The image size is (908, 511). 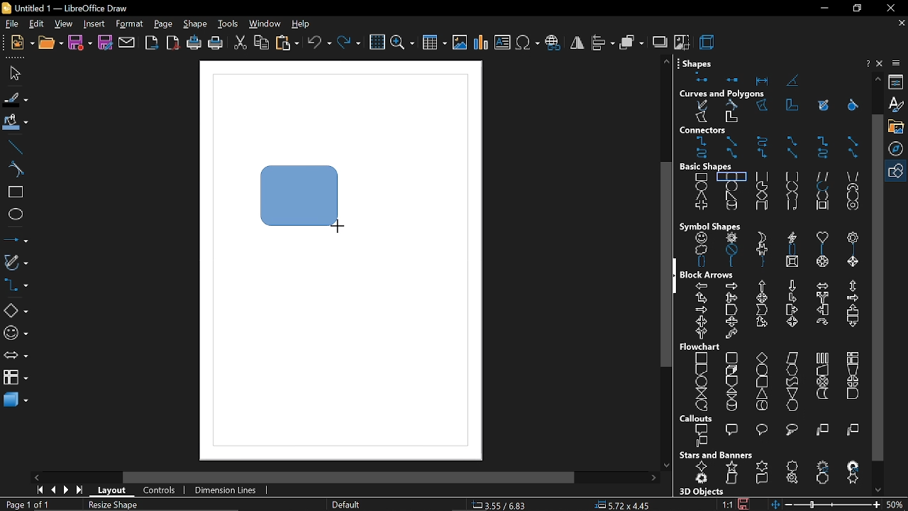 What do you see at coordinates (708, 41) in the screenshot?
I see `3d effect` at bounding box center [708, 41].